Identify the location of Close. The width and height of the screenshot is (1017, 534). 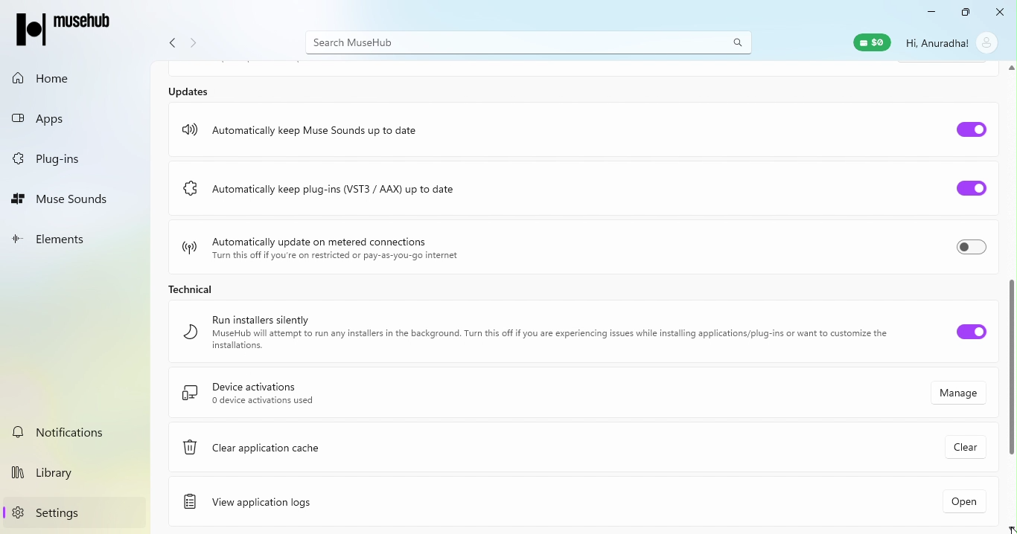
(997, 13).